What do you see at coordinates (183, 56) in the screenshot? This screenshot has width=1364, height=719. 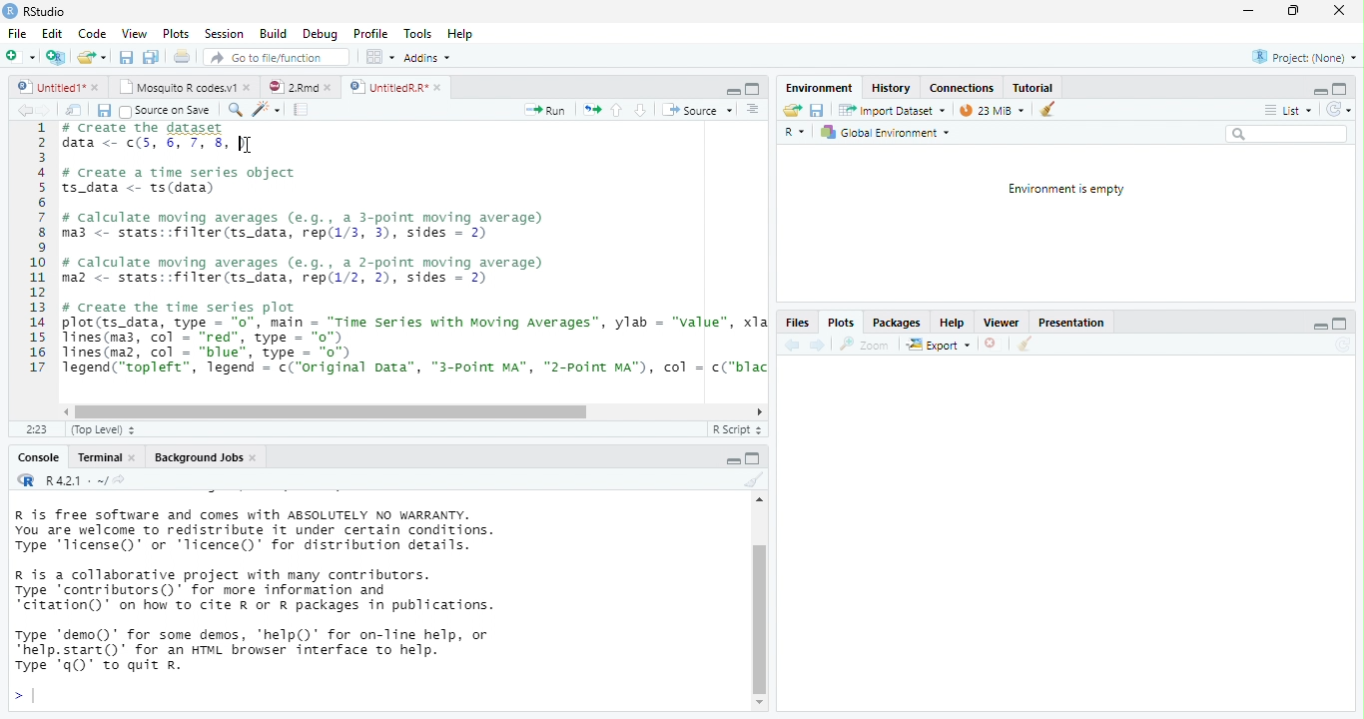 I see `print current file` at bounding box center [183, 56].